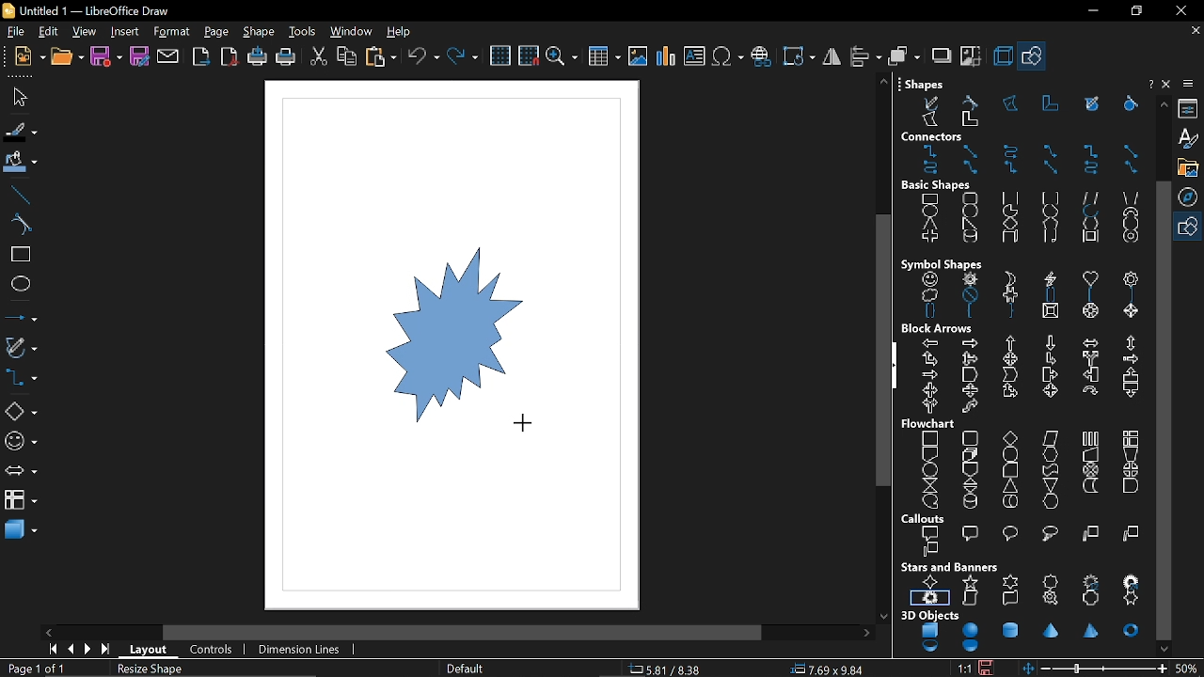  Describe the element at coordinates (467, 668) in the screenshot. I see `Page style` at that location.